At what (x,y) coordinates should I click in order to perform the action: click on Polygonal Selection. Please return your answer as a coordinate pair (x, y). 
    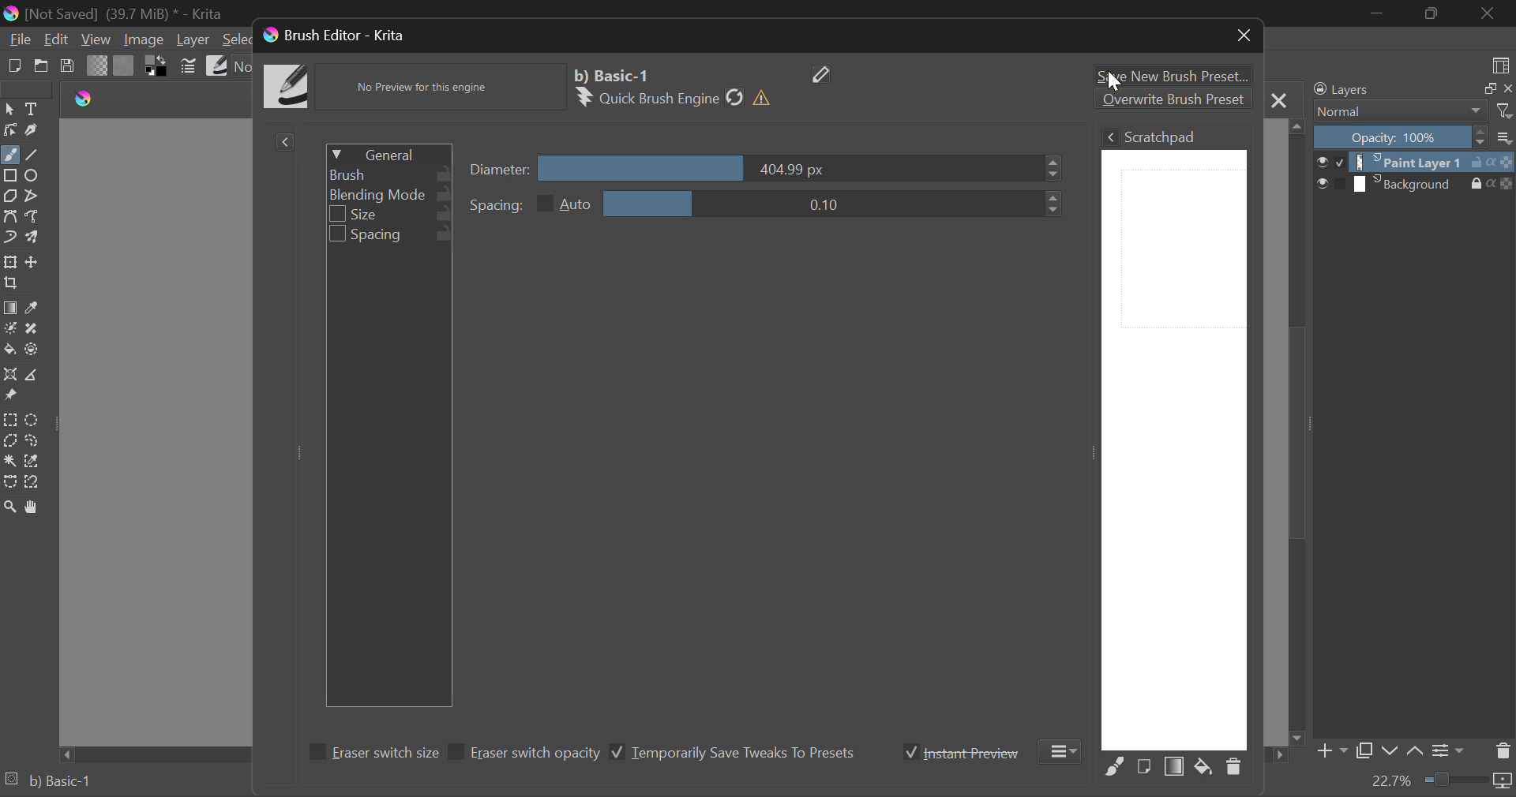
    Looking at the image, I should click on (9, 440).